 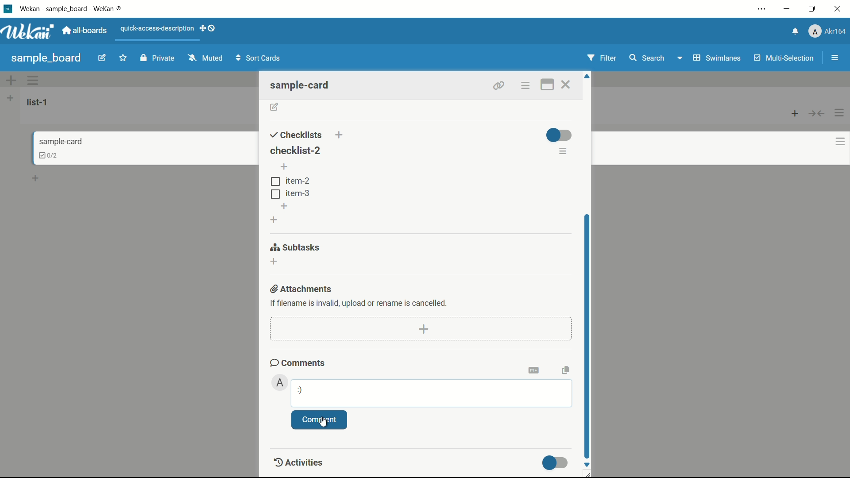 I want to click on add description, so click(x=274, y=108).